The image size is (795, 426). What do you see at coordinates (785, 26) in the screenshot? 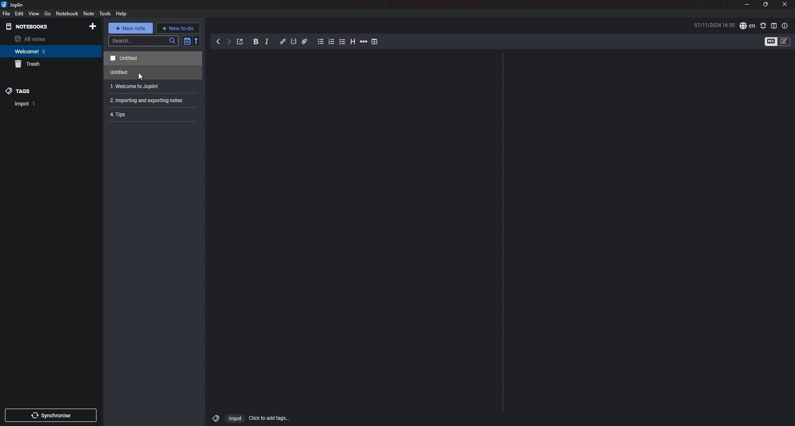
I see `note properties` at bounding box center [785, 26].